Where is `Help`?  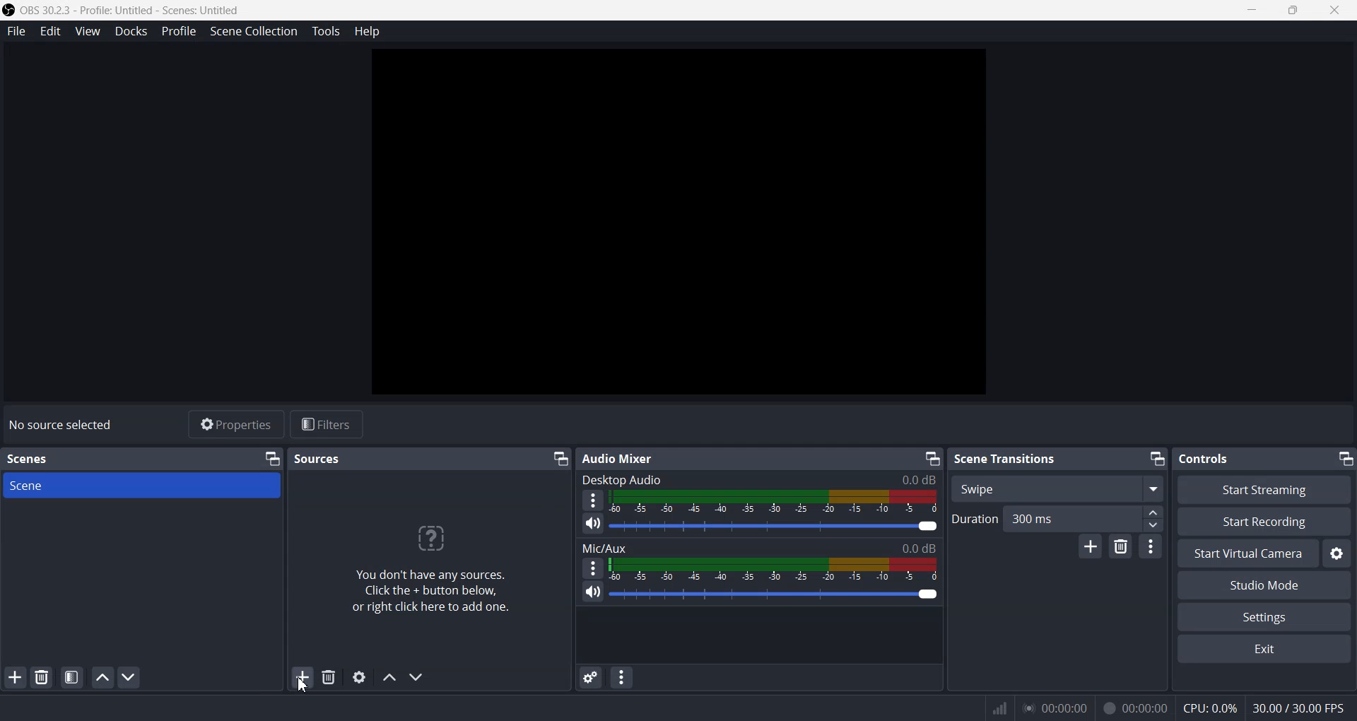
Help is located at coordinates (368, 32).